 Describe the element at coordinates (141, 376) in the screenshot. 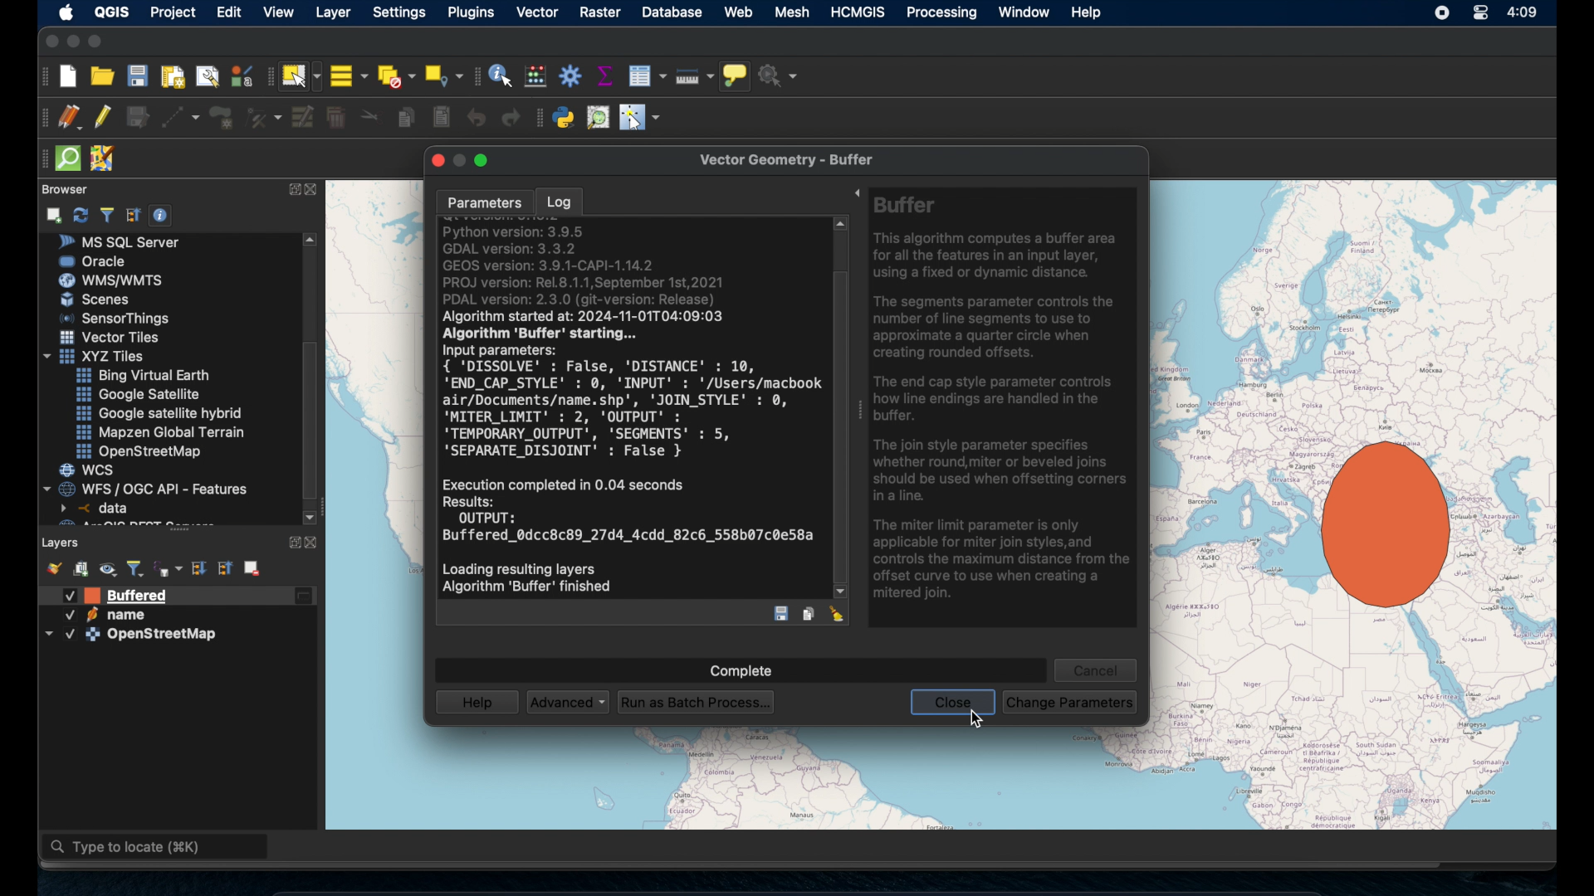

I see `bing virtual earth` at that location.